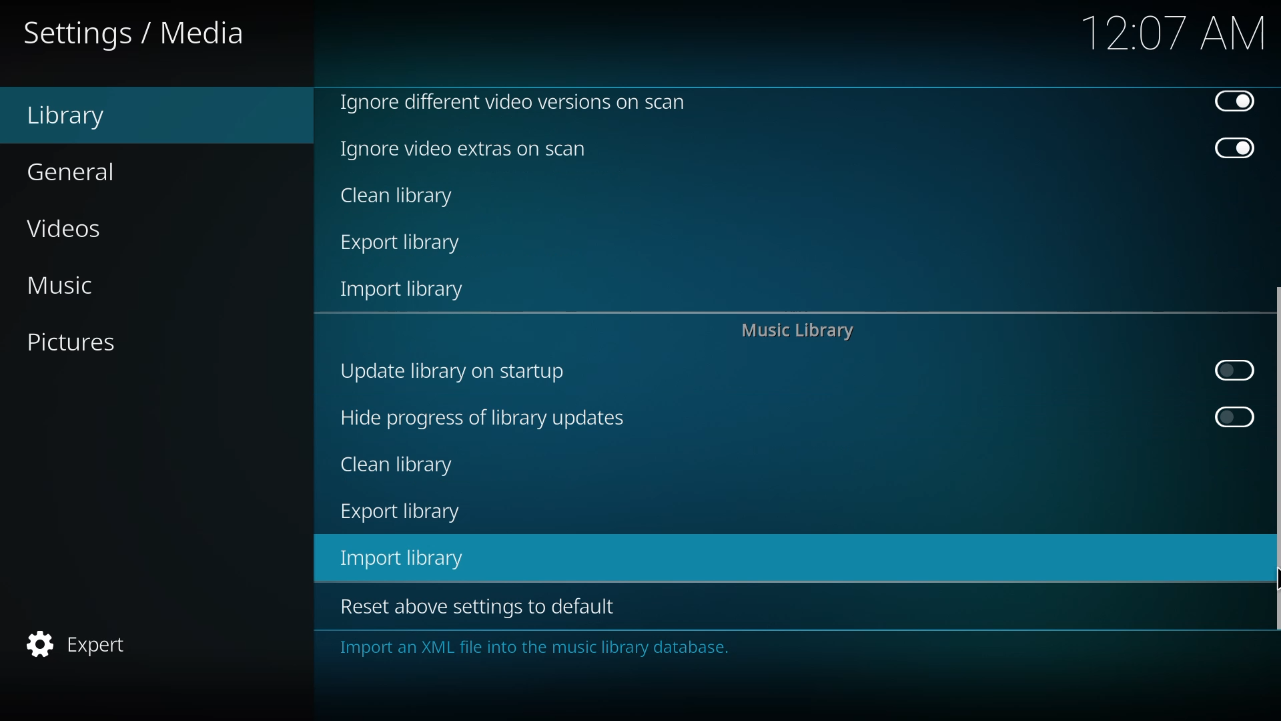 The image size is (1281, 721). What do you see at coordinates (466, 149) in the screenshot?
I see `ignore` at bounding box center [466, 149].